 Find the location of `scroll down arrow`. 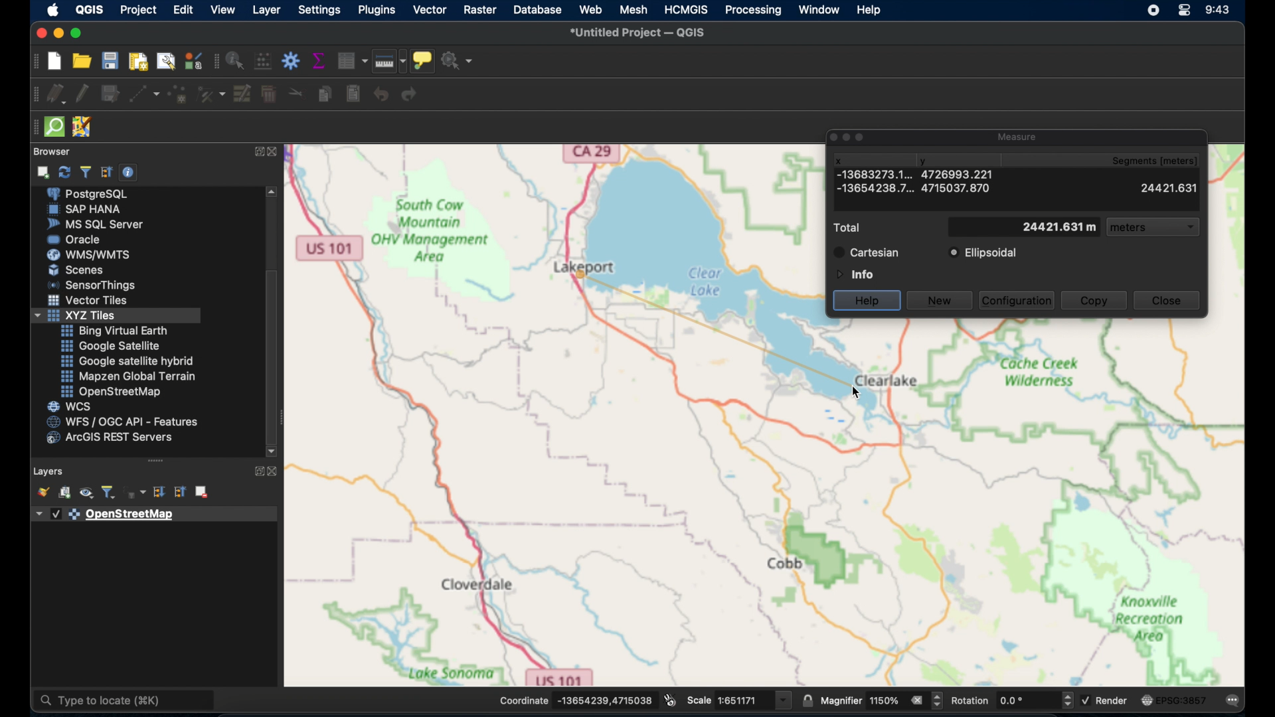

scroll down arrow is located at coordinates (272, 451).